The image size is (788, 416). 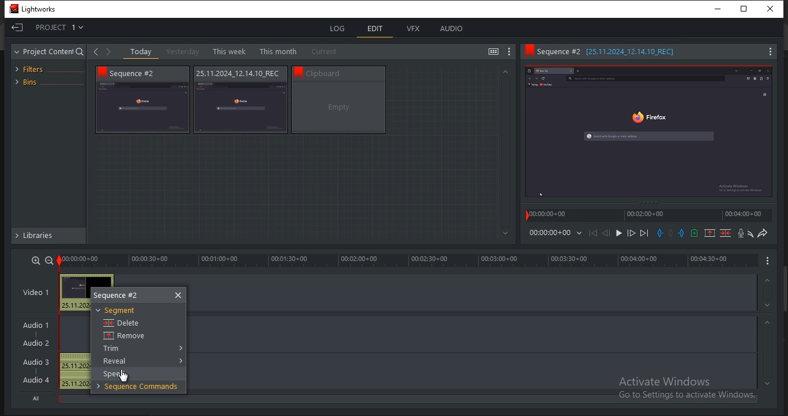 What do you see at coordinates (47, 237) in the screenshot?
I see `libraries` at bounding box center [47, 237].